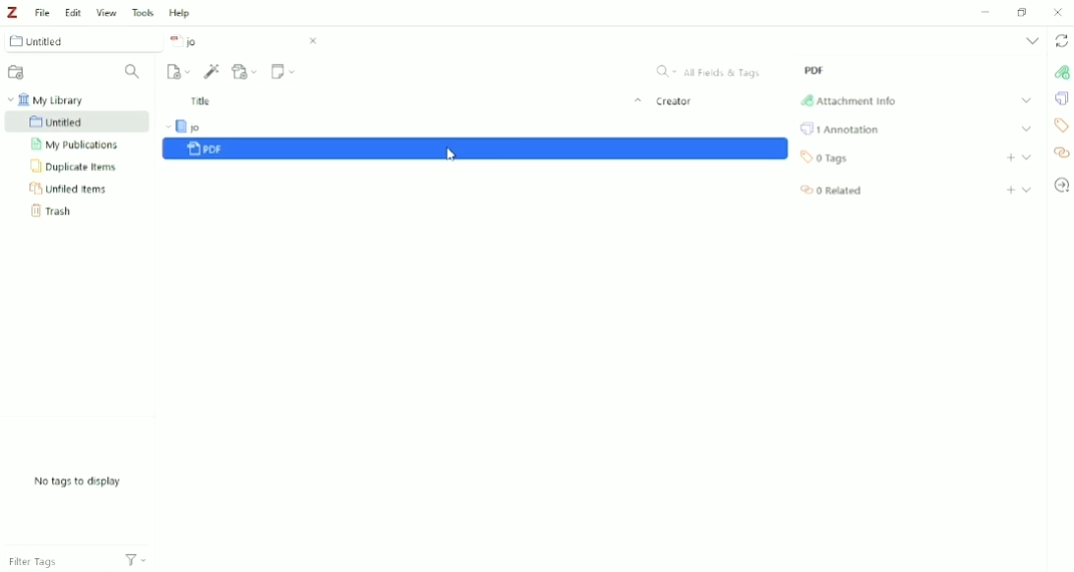 This screenshot has width=1074, height=572. Describe the element at coordinates (1058, 12) in the screenshot. I see `Close` at that location.